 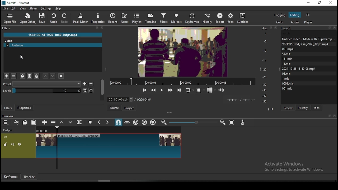 I want to click on video, so click(x=9, y=40).